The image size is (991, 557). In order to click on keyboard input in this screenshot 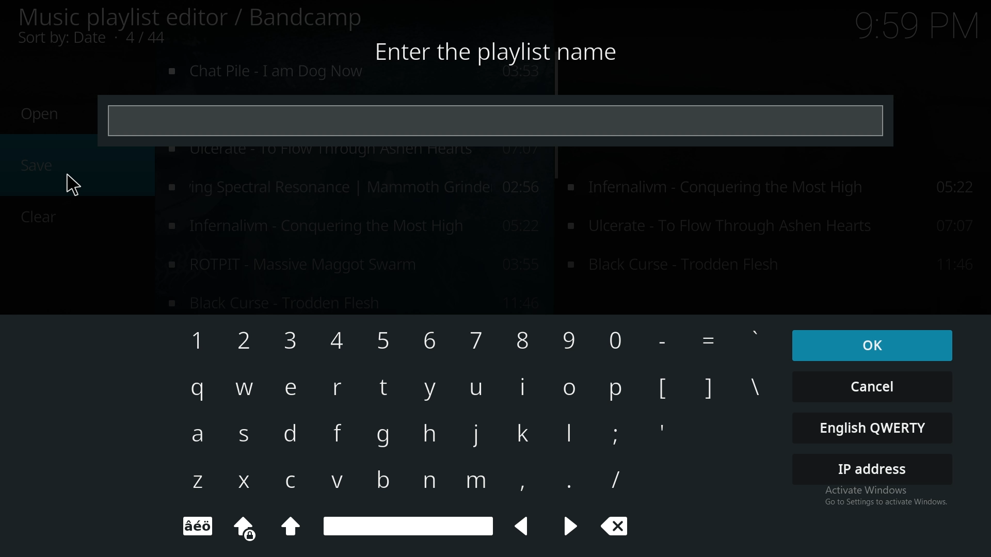, I will do `click(245, 339)`.